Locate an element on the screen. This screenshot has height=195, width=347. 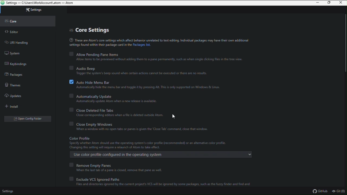
Color profile Specify whether Atom should use the operating system's color profile (recommended) or an alternative color profile. Changing this setting will require a relaunch of Atom to take effect. is located at coordinates (151, 142).